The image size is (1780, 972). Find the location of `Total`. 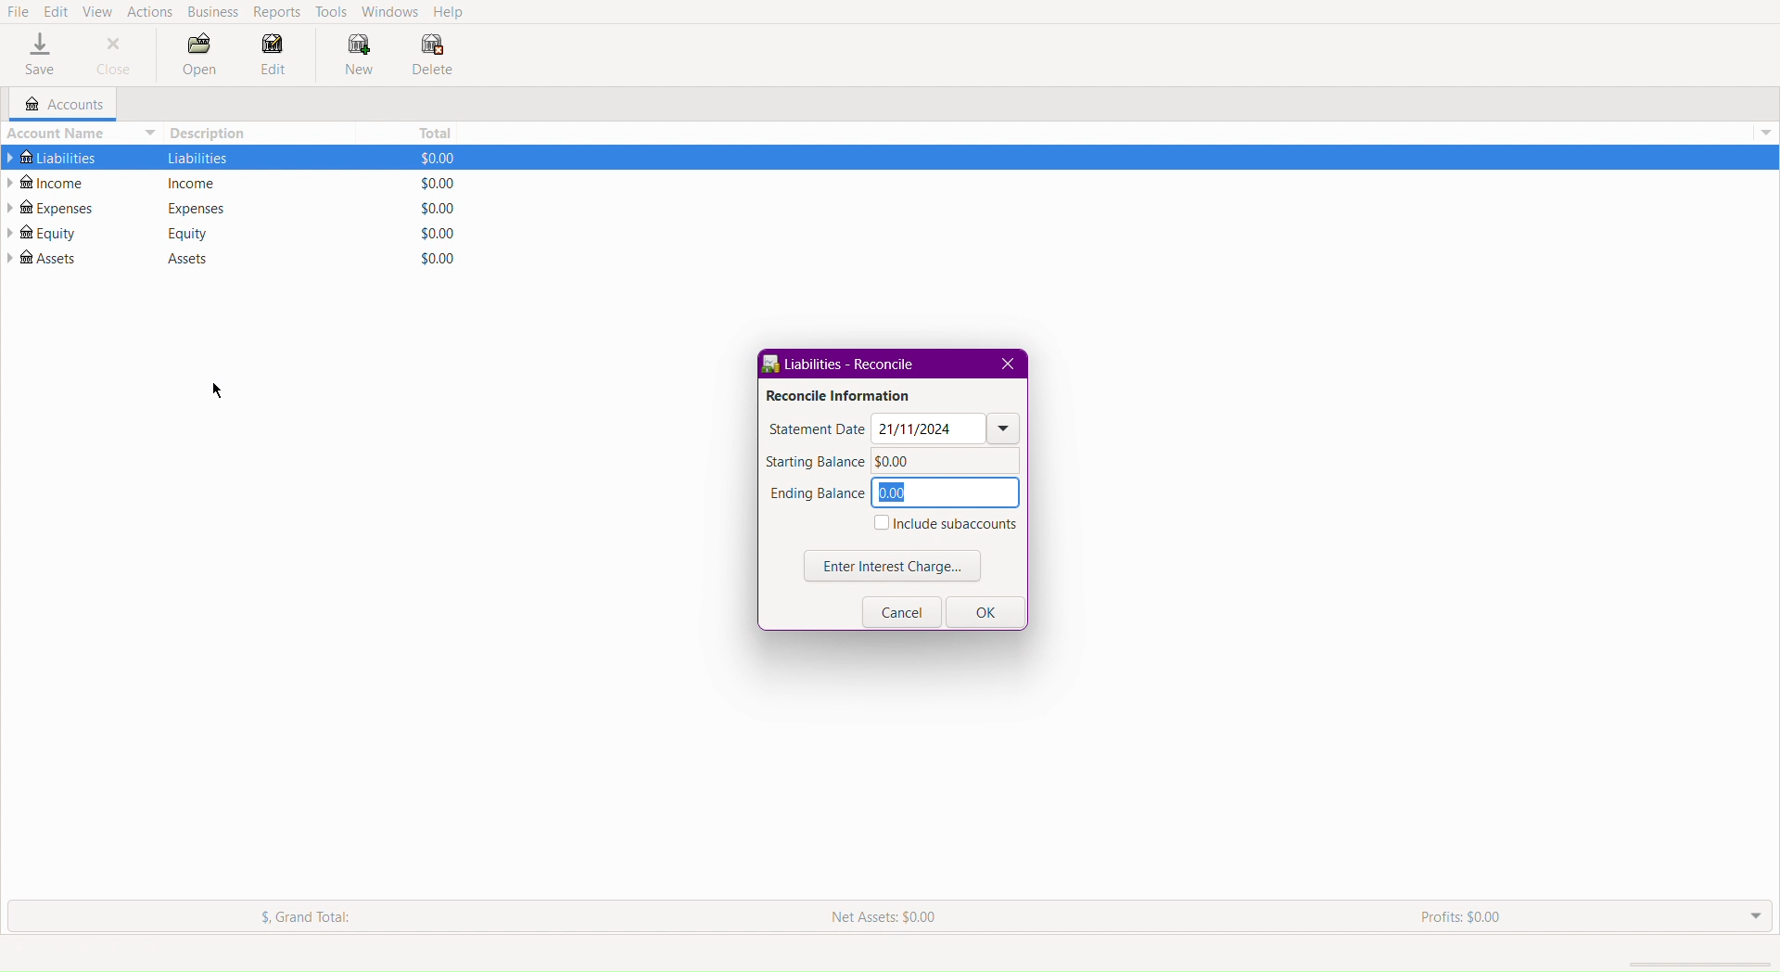

Total is located at coordinates (439, 181).